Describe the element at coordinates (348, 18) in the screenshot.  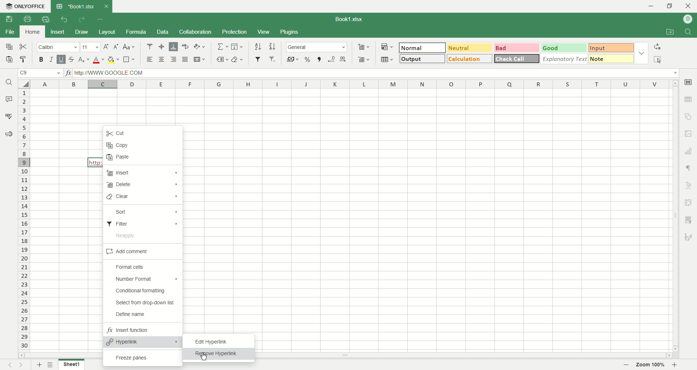
I see `book name` at that location.